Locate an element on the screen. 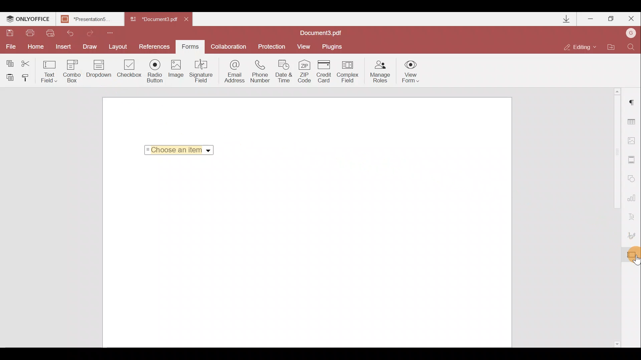  Complex field is located at coordinates (348, 71).